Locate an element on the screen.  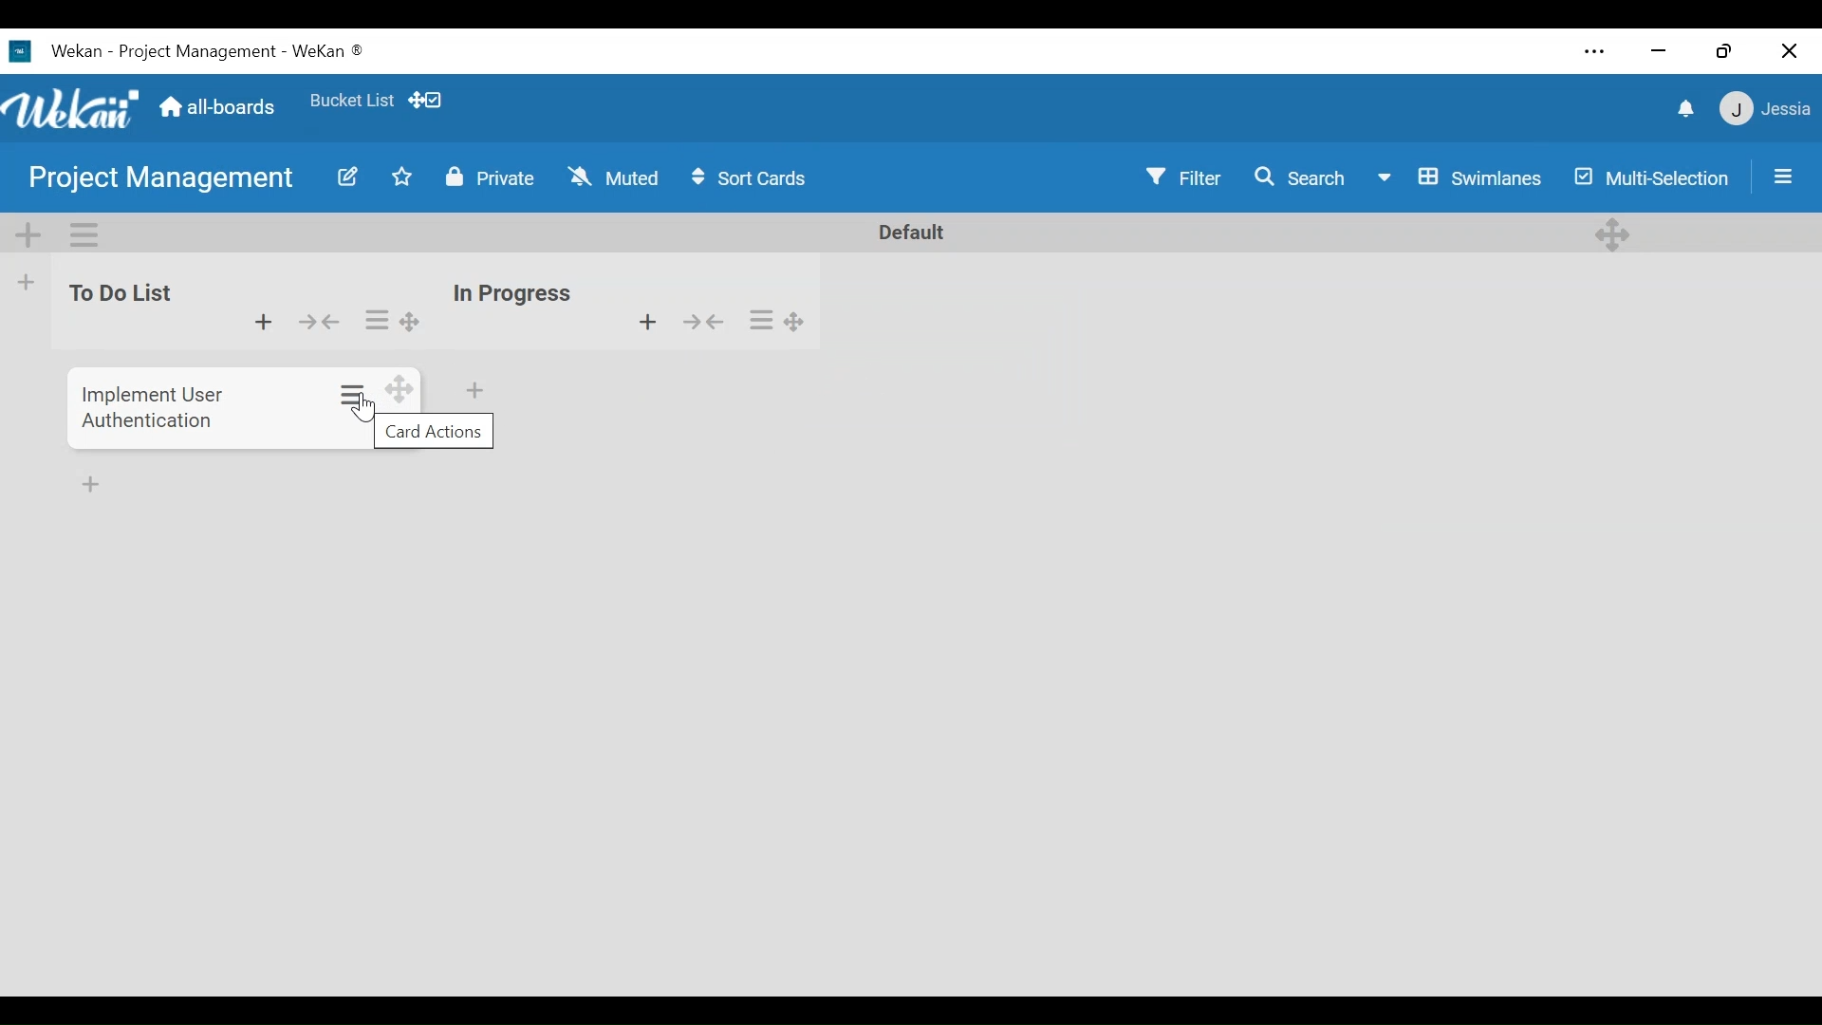
Add list is located at coordinates (28, 281).